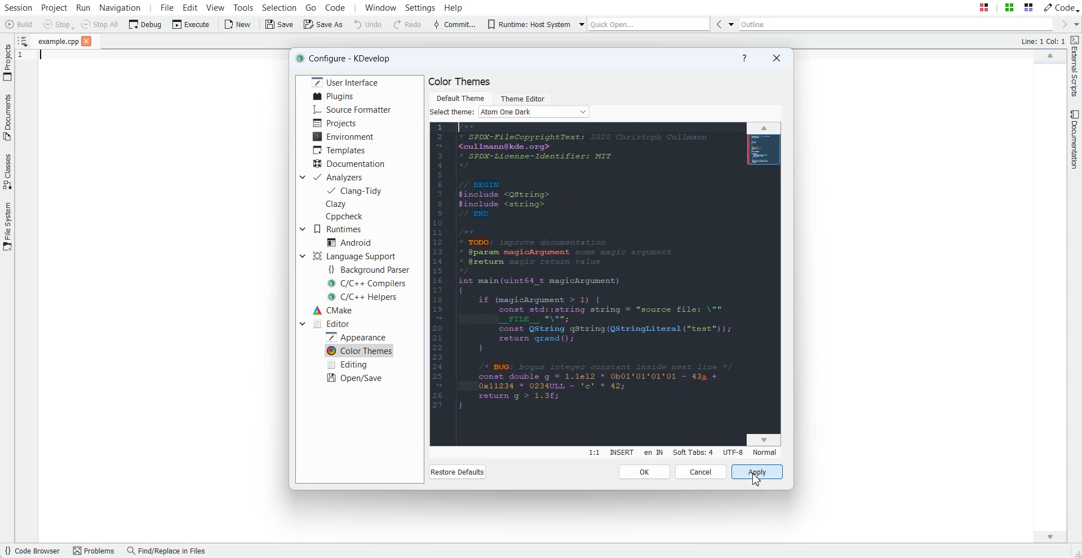 This screenshot has height=558, width=1082. Describe the element at coordinates (343, 82) in the screenshot. I see `User Interface` at that location.